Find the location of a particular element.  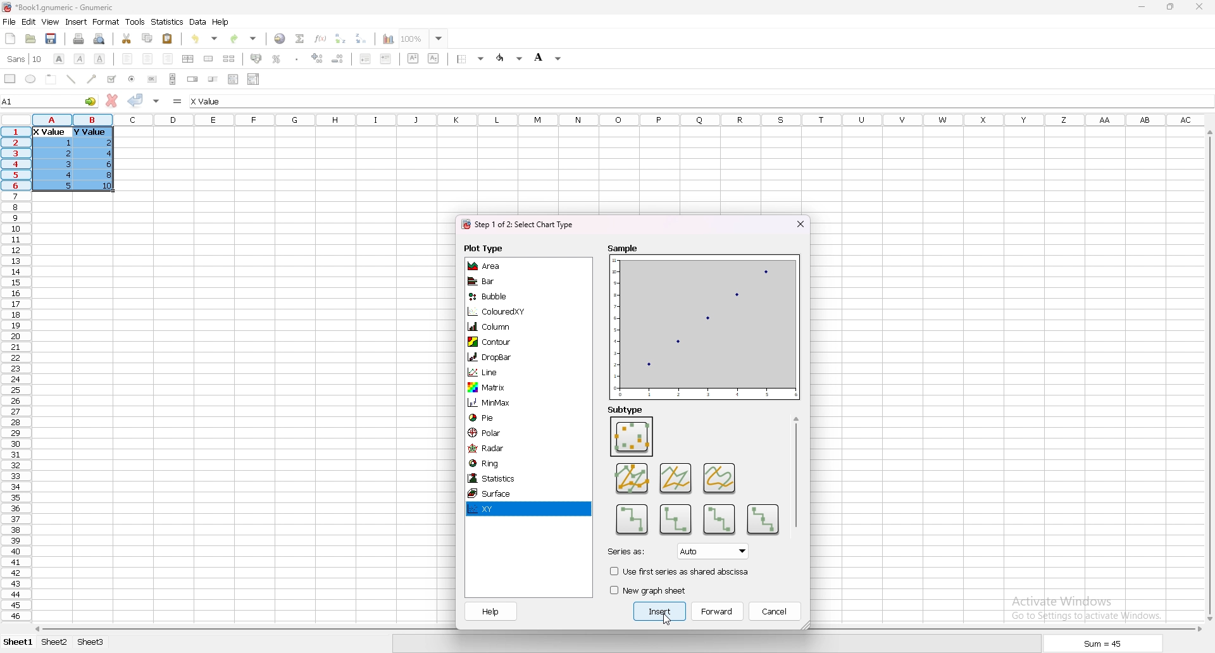

edit is located at coordinates (28, 22).